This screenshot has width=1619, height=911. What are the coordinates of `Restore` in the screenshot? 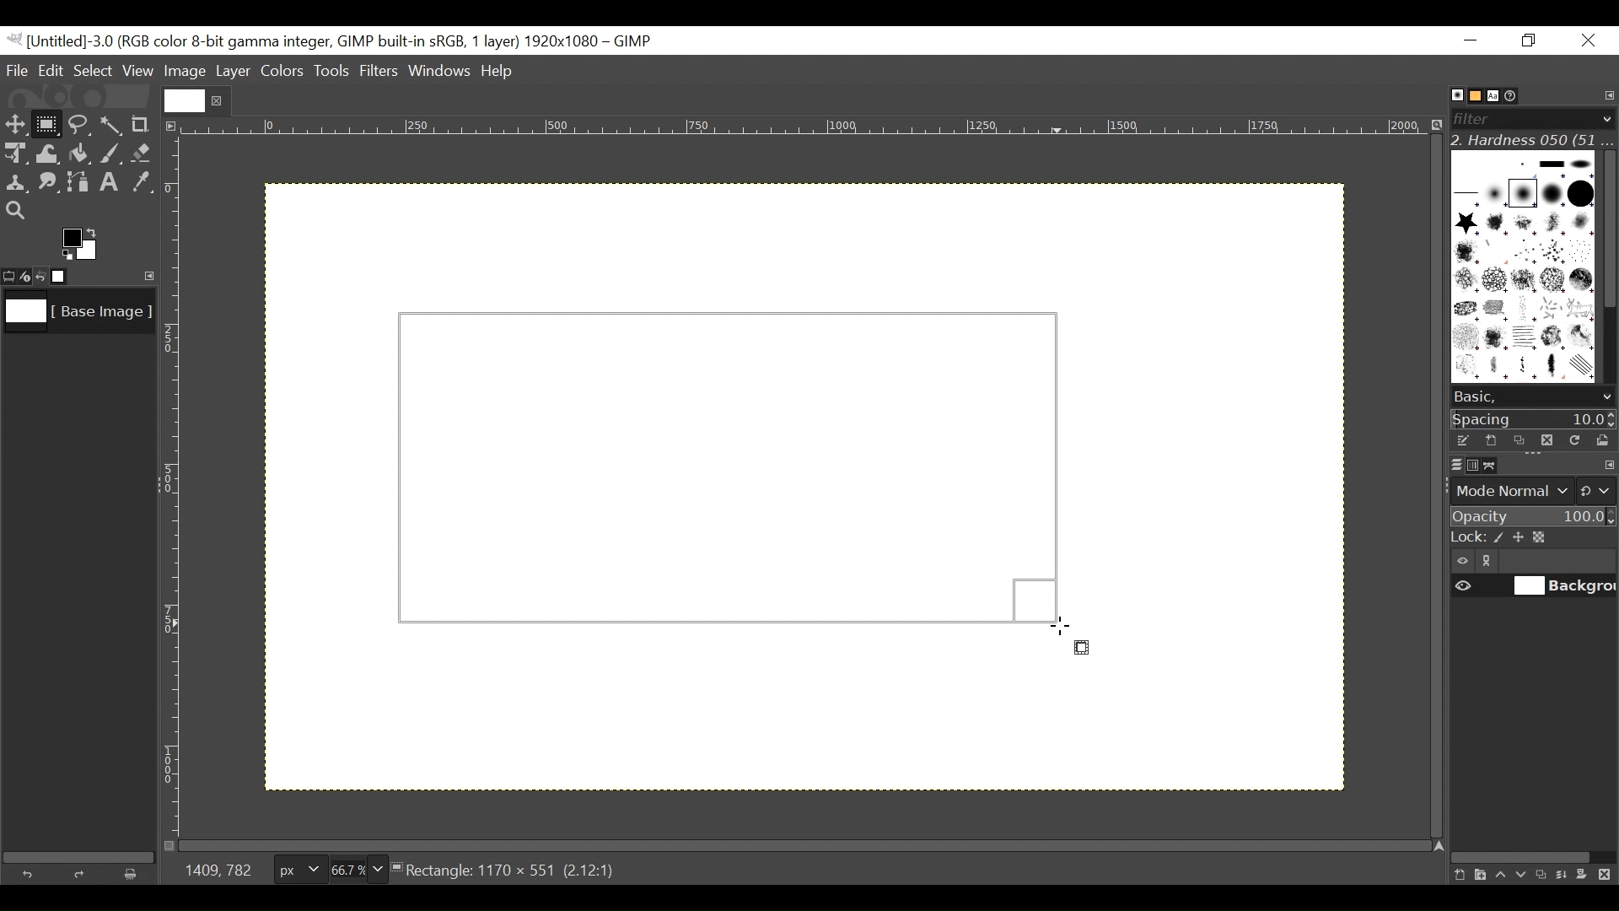 It's located at (1532, 41).